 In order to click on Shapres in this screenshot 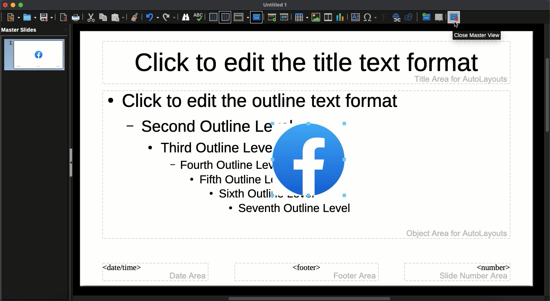, I will do `click(410, 17)`.